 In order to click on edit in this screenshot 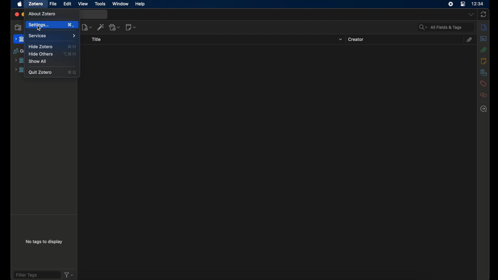, I will do `click(67, 4)`.